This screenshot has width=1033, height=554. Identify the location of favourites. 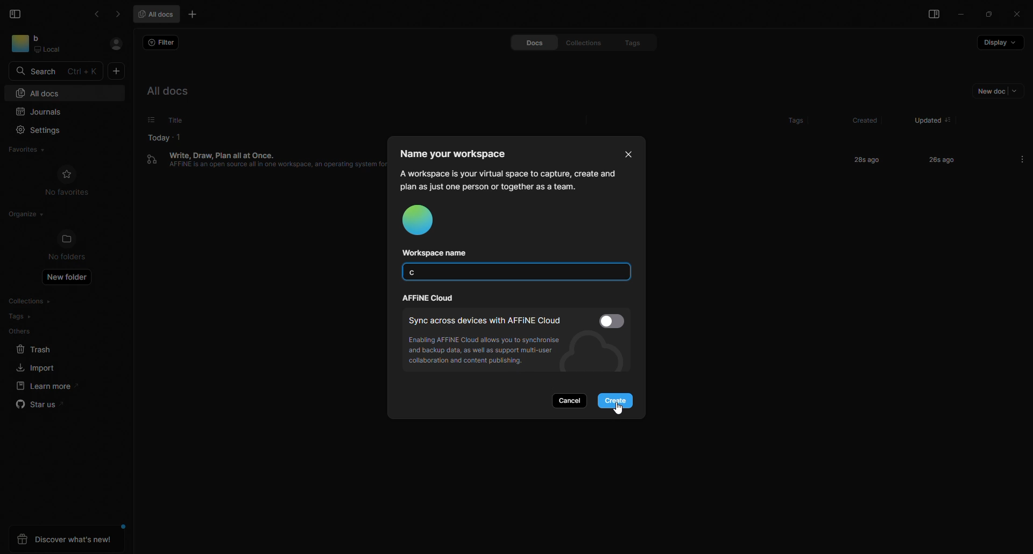
(32, 148).